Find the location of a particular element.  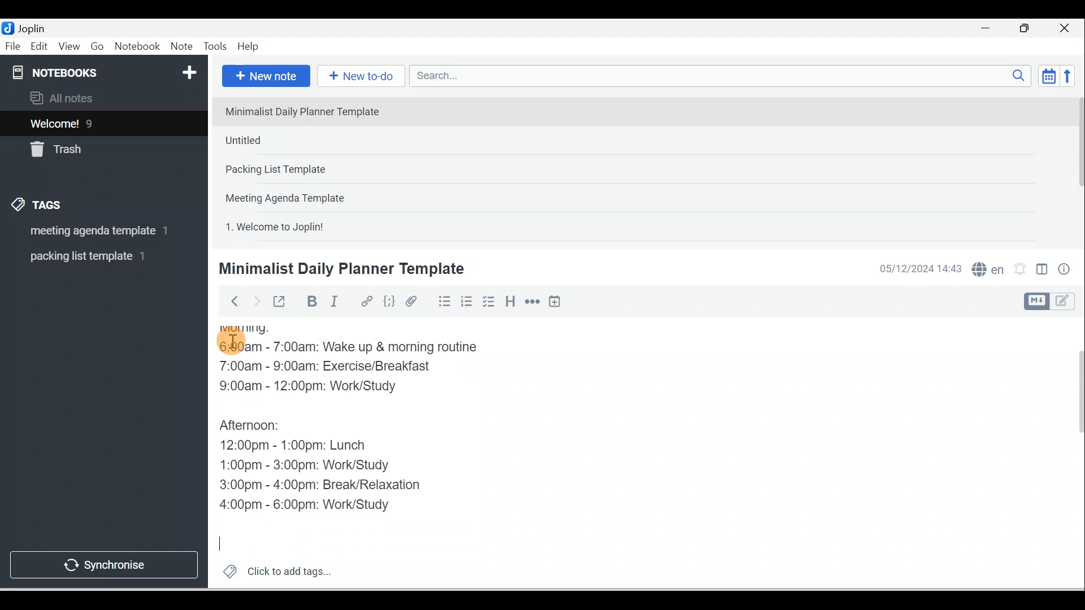

New to-do is located at coordinates (358, 77).